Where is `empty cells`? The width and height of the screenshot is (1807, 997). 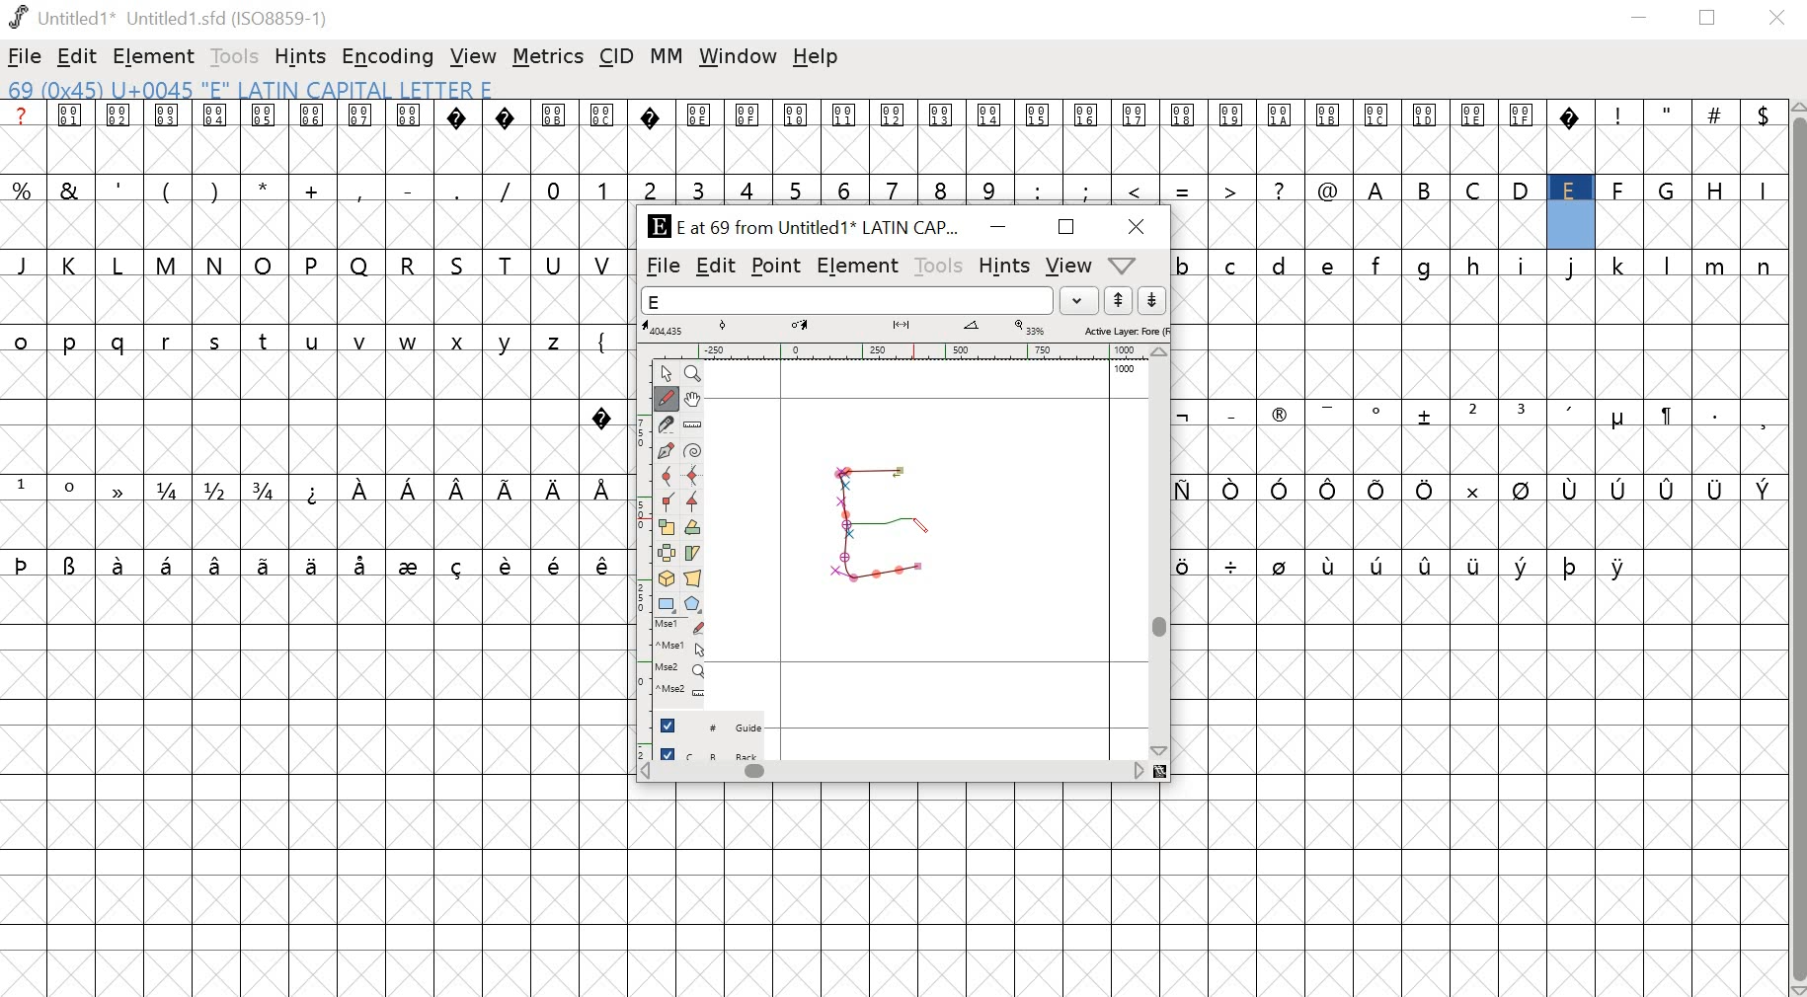 empty cells is located at coordinates (903, 891).